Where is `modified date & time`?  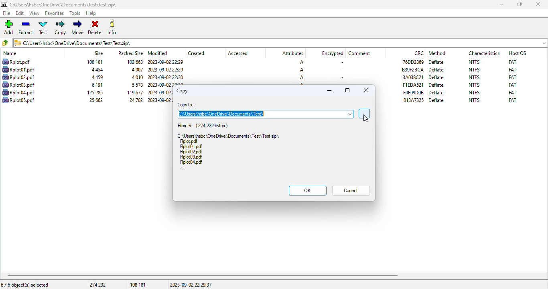 modified date & time is located at coordinates (159, 100).